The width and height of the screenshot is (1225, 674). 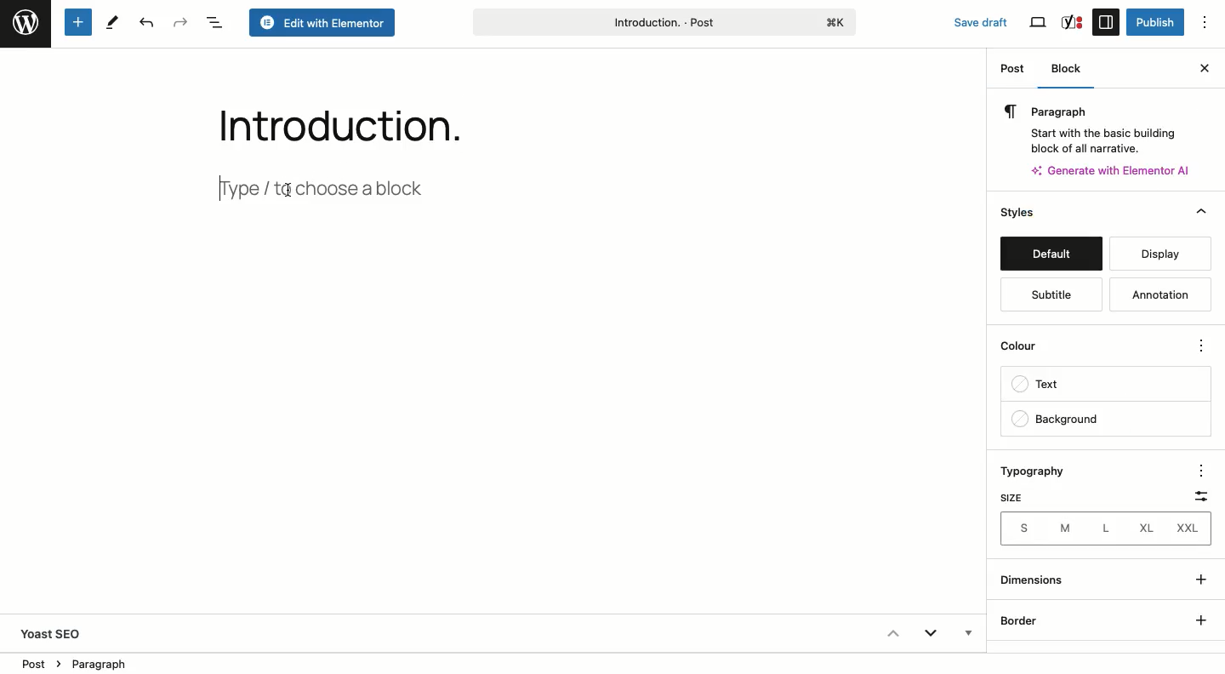 I want to click on Introduction title, so click(x=664, y=20).